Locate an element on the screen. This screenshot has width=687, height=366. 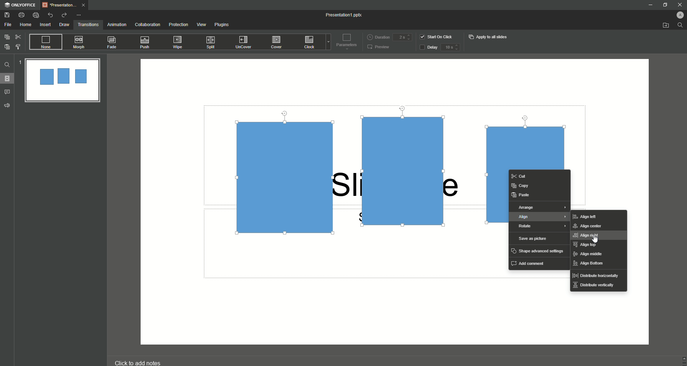
Tab 1 is located at coordinates (66, 5).